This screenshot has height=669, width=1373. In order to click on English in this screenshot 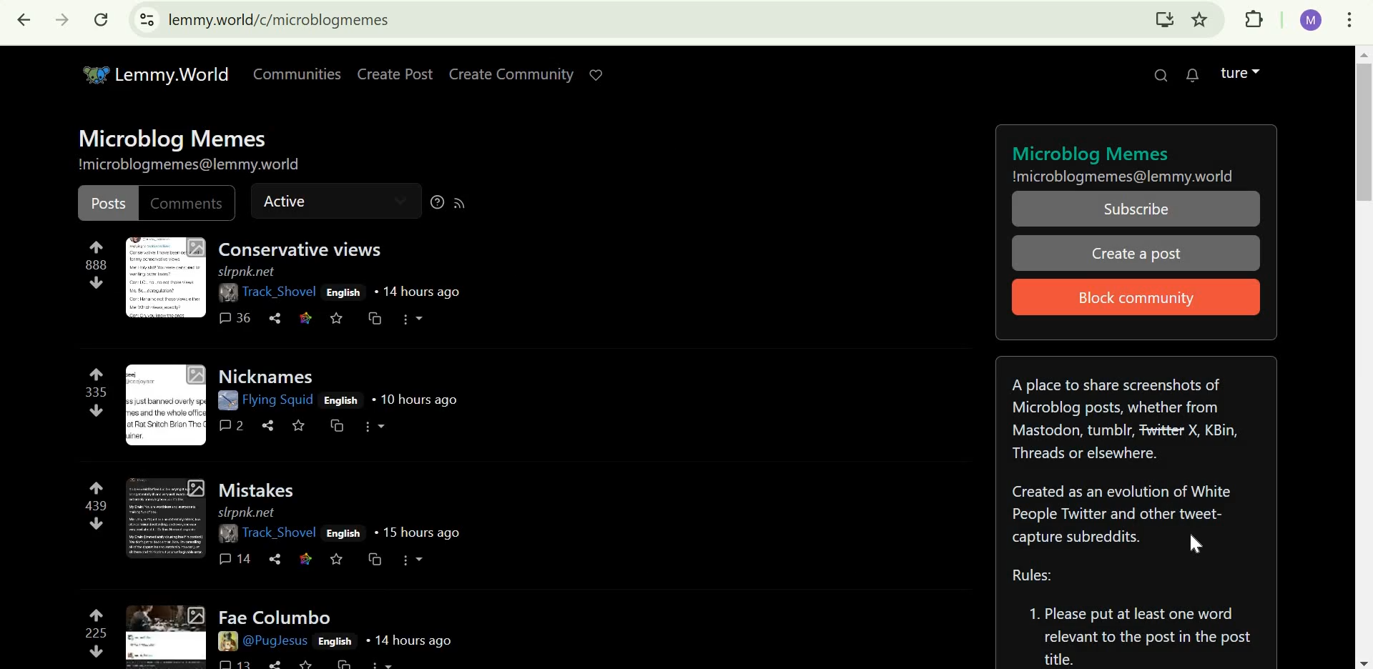, I will do `click(341, 399)`.